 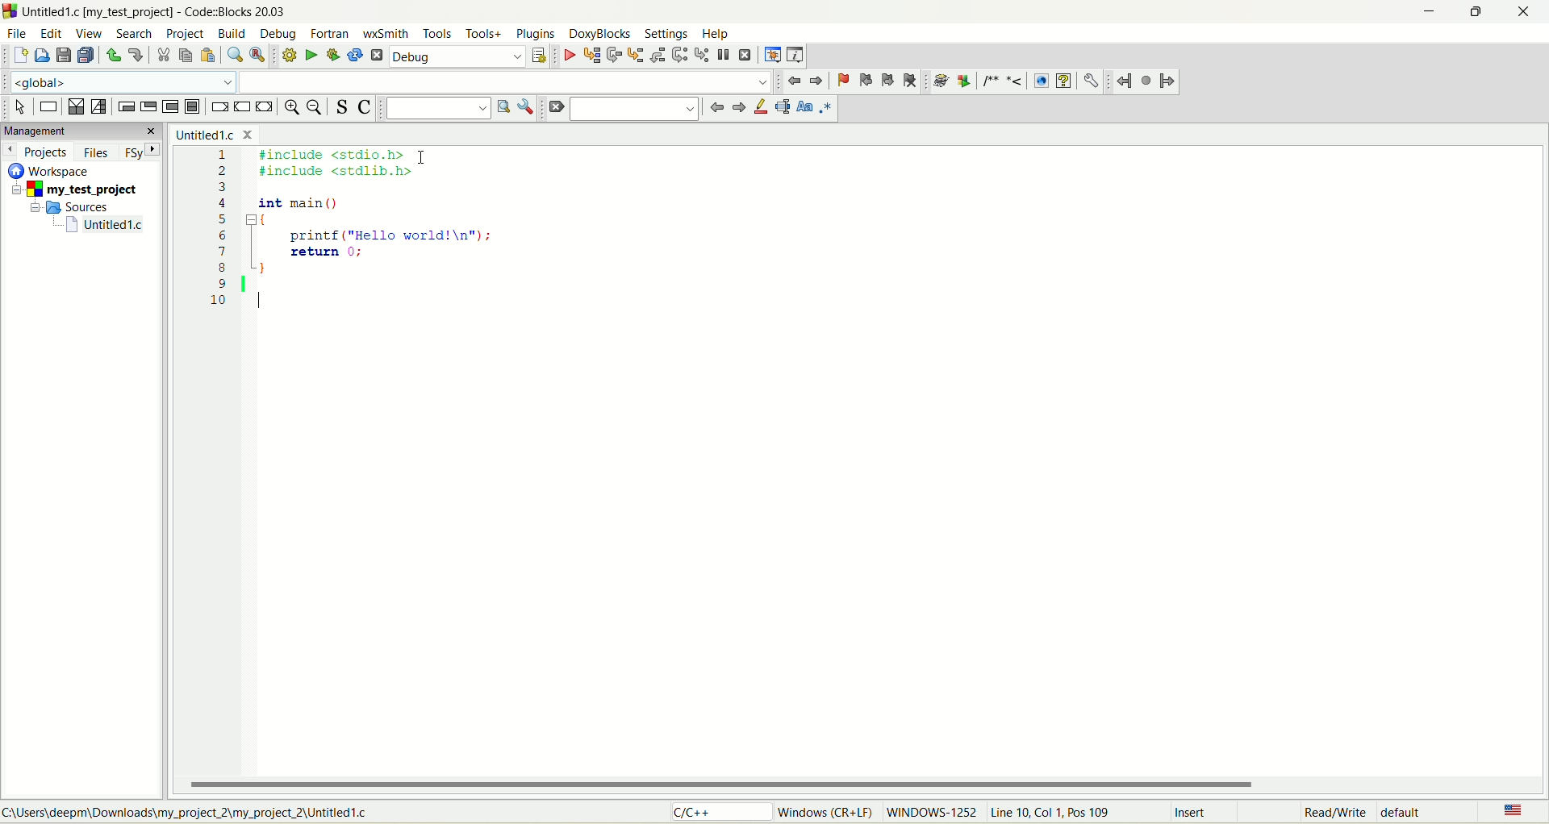 I want to click on settings, so click(x=669, y=34).